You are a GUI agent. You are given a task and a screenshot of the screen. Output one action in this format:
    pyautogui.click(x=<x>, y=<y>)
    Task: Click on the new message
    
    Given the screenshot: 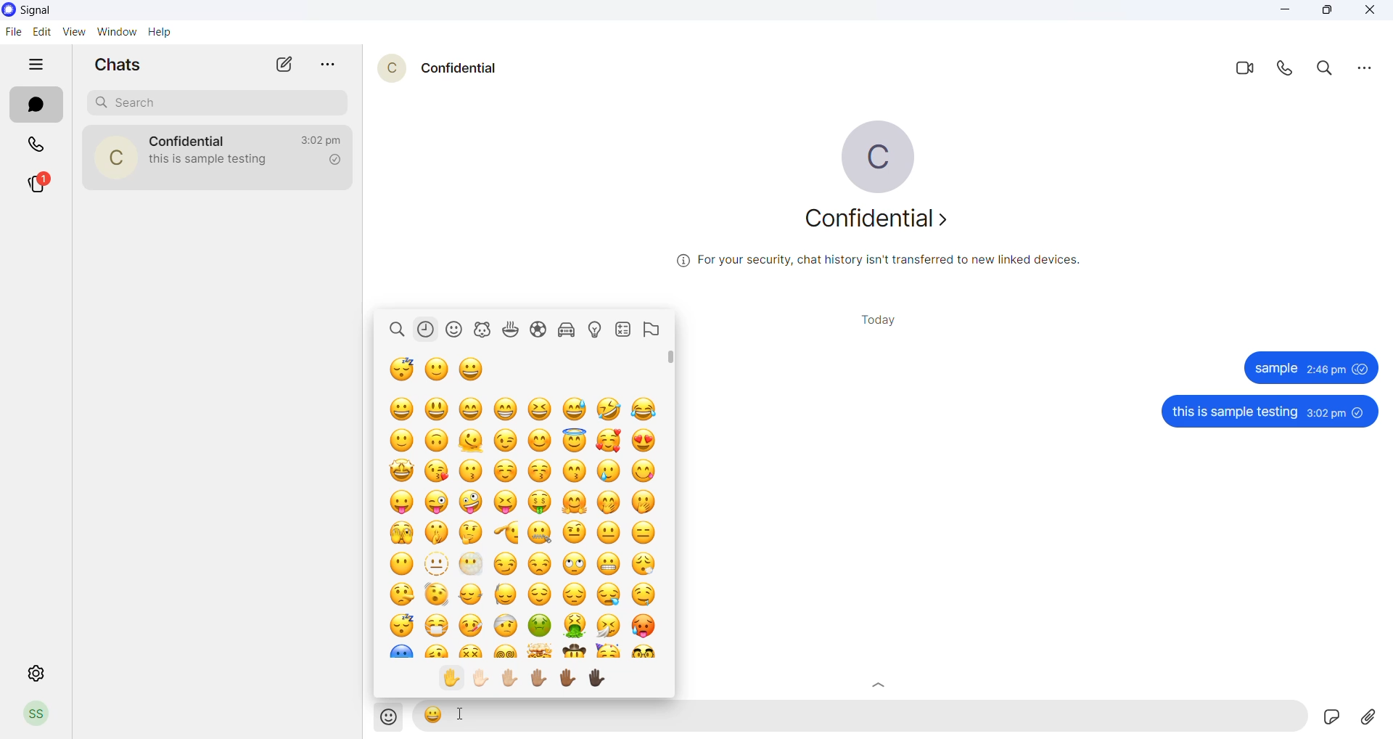 What is the action you would take?
    pyautogui.click(x=287, y=64)
    